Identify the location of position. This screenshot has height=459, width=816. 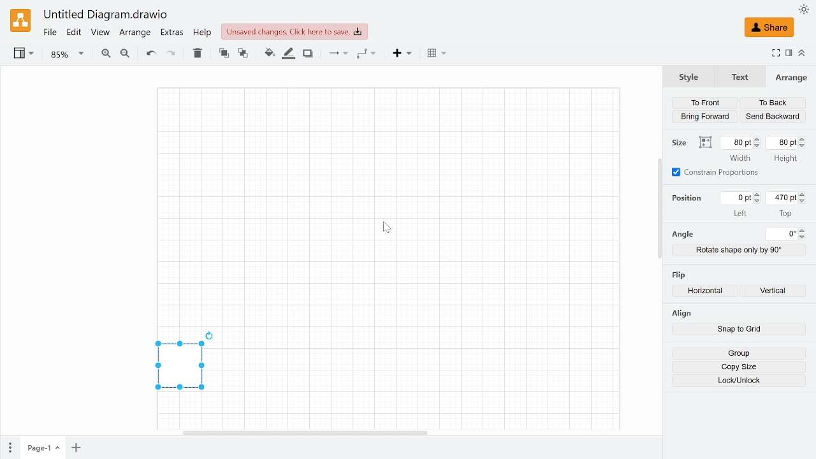
(690, 198).